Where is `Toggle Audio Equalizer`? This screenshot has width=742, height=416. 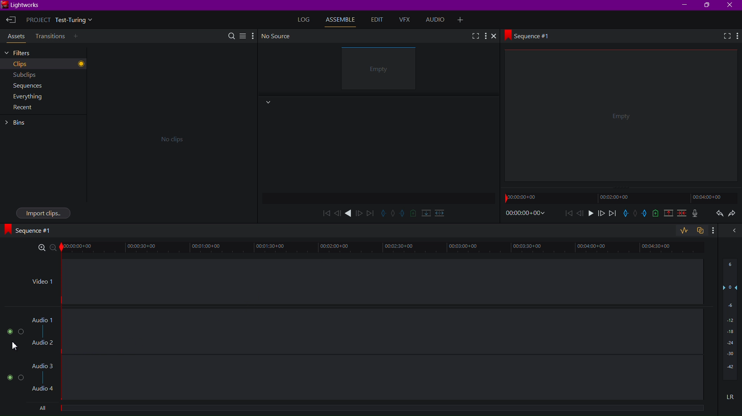 Toggle Audio Equalizer is located at coordinates (683, 231).